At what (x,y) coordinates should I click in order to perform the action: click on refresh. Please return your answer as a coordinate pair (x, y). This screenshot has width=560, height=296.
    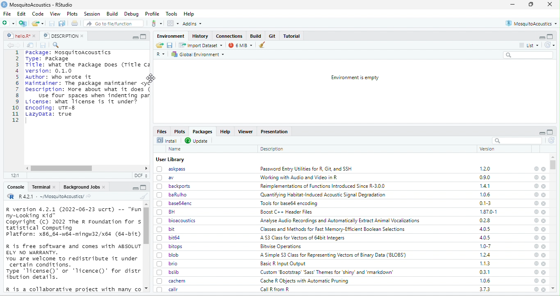
    Looking at the image, I should click on (551, 141).